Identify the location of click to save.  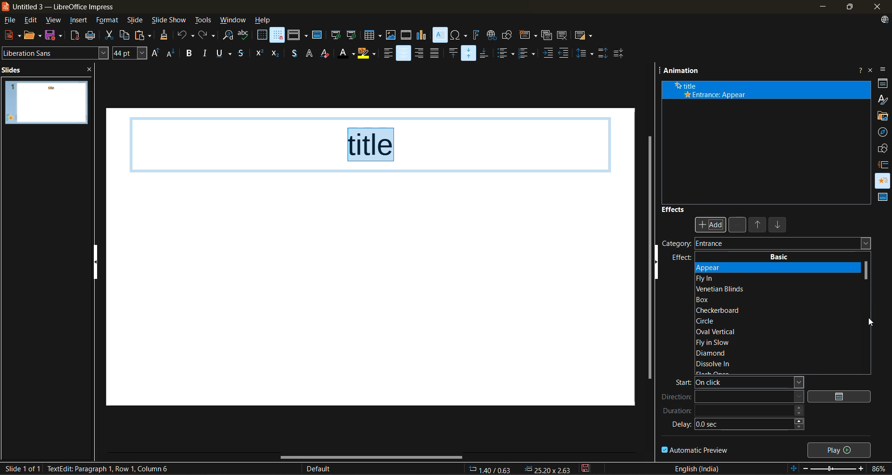
(587, 468).